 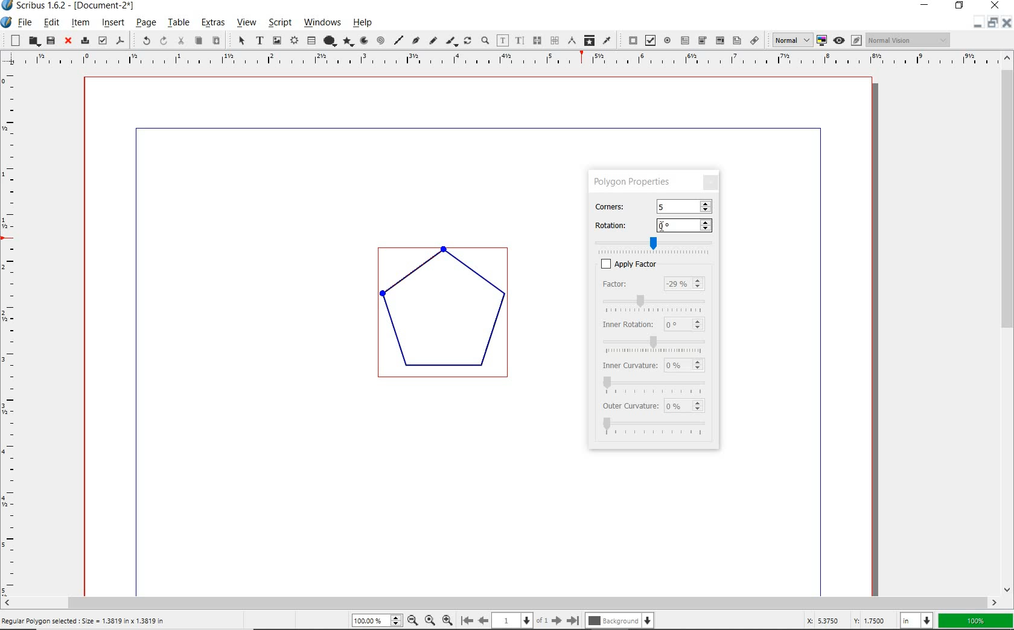 What do you see at coordinates (702, 40) in the screenshot?
I see `pdf combo box` at bounding box center [702, 40].